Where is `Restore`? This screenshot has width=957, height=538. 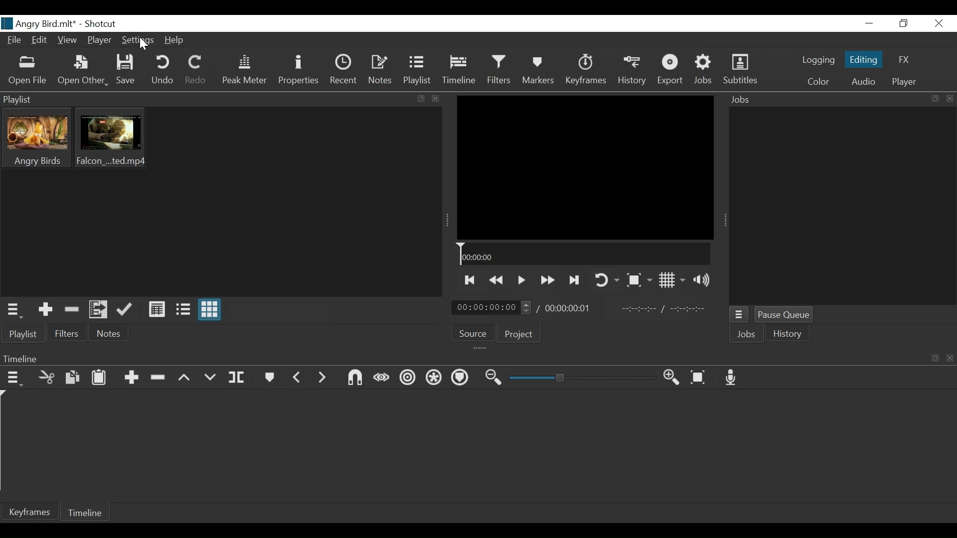 Restore is located at coordinates (902, 23).